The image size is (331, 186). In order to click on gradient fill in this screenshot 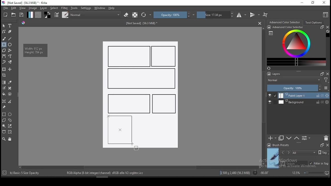, I will do `click(30, 15)`.